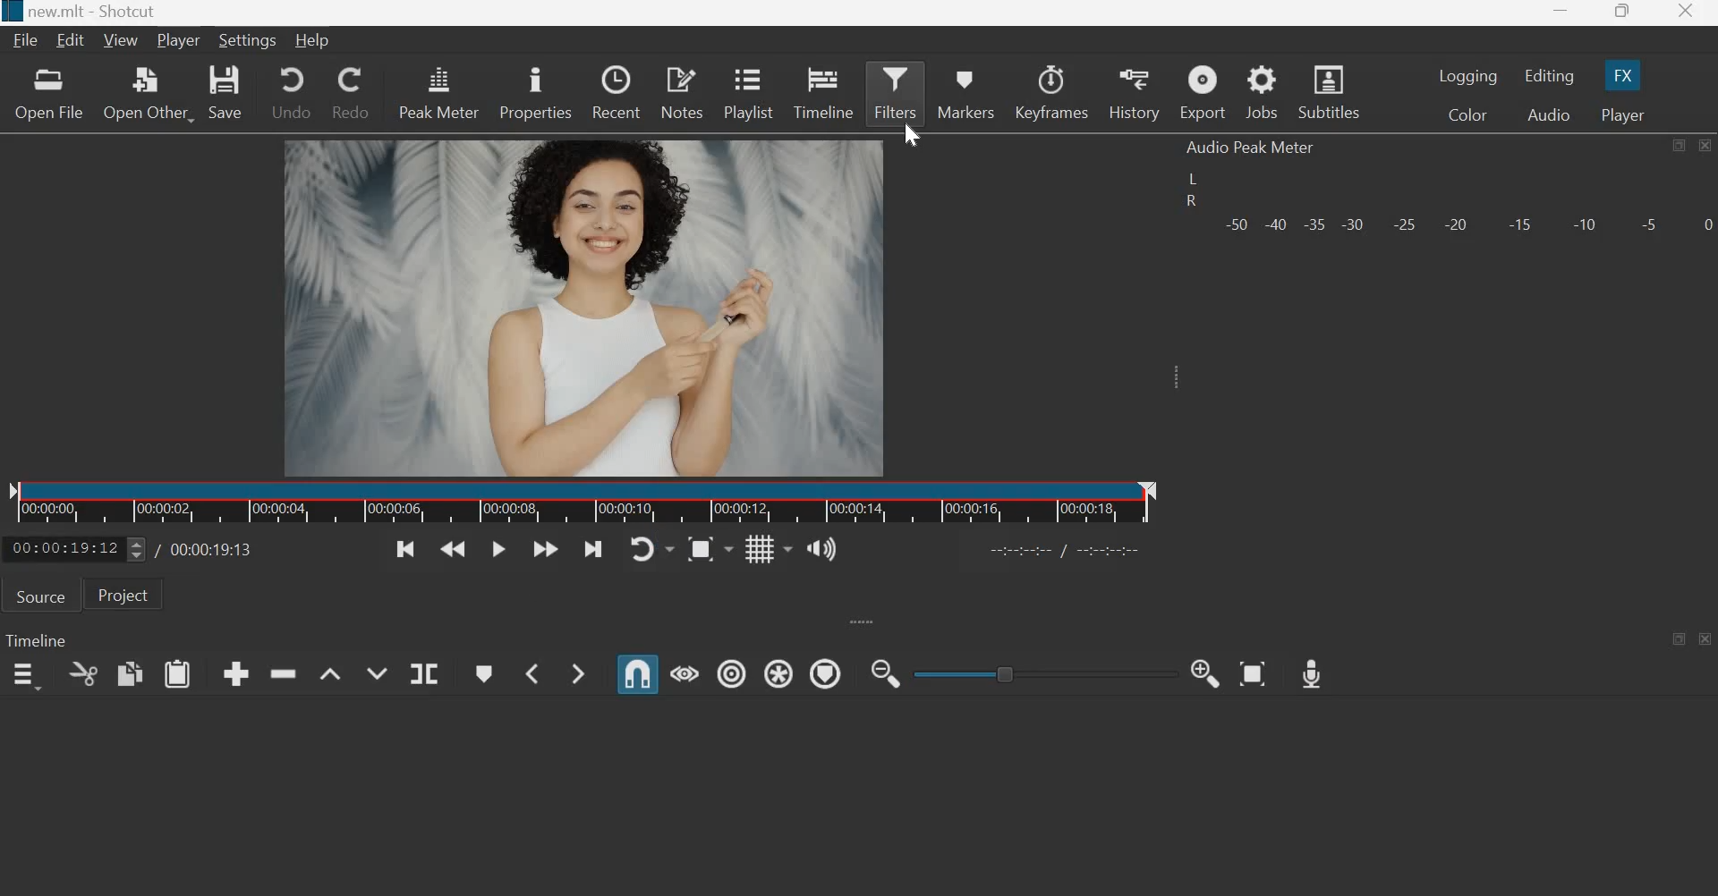 The width and height of the screenshot is (1718, 896). Describe the element at coordinates (1678, 146) in the screenshot. I see `maximize` at that location.